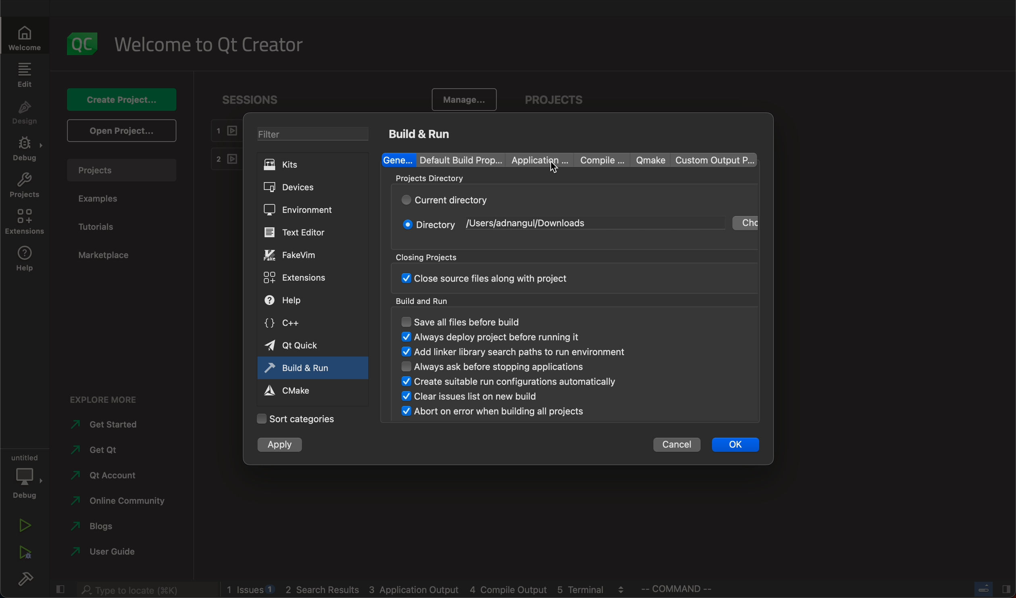 The height and width of the screenshot is (598, 1016). What do you see at coordinates (24, 477) in the screenshot?
I see `debug` at bounding box center [24, 477].